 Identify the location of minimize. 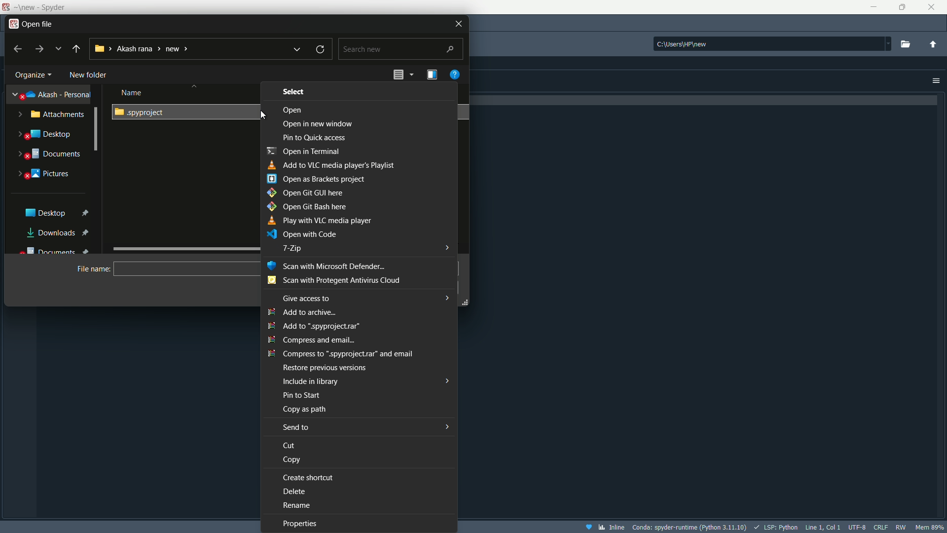
(874, 7).